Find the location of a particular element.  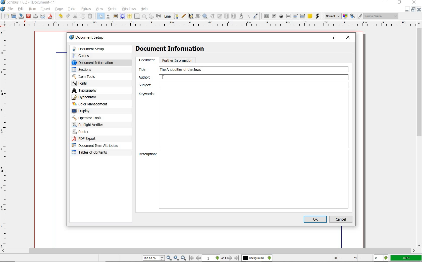

text is located at coordinates (181, 70).